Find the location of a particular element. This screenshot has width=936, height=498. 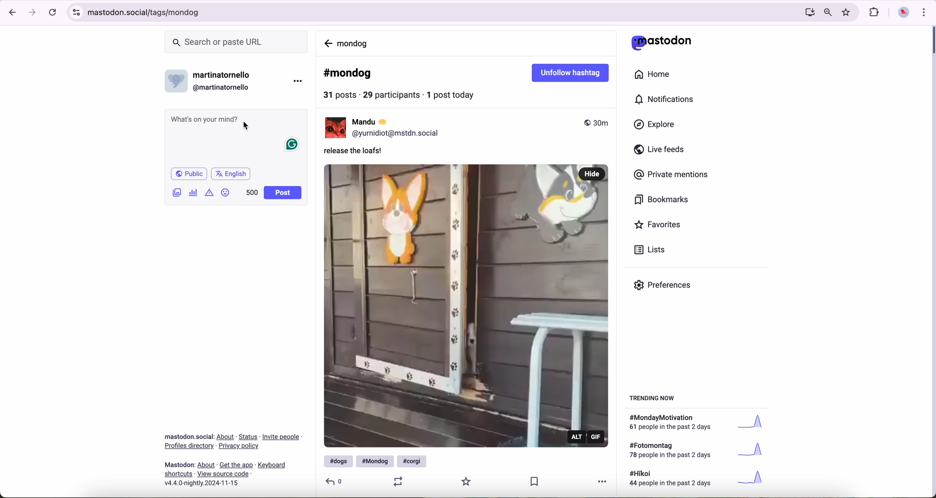

mondog is located at coordinates (354, 43).